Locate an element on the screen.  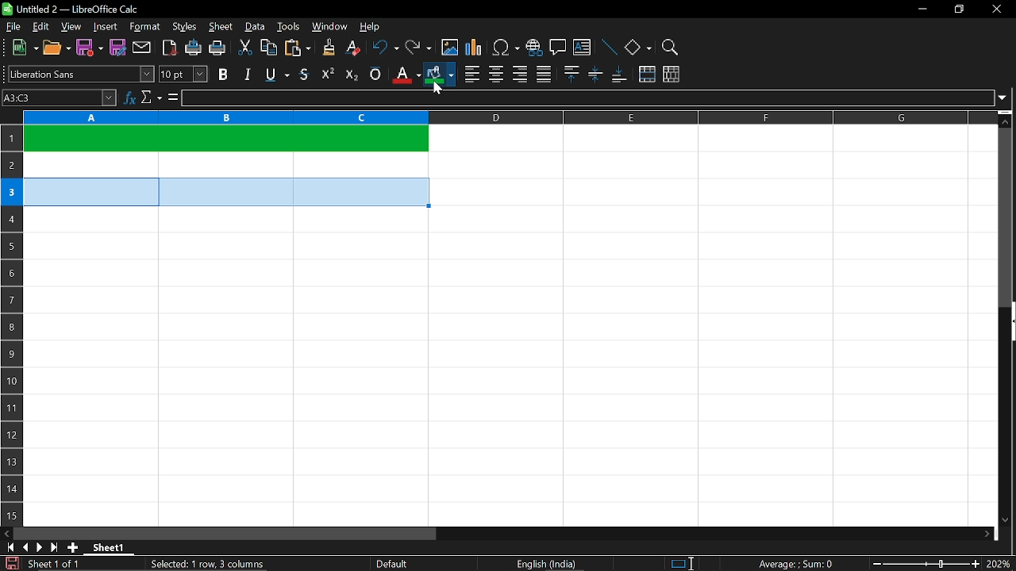
window is located at coordinates (329, 27).